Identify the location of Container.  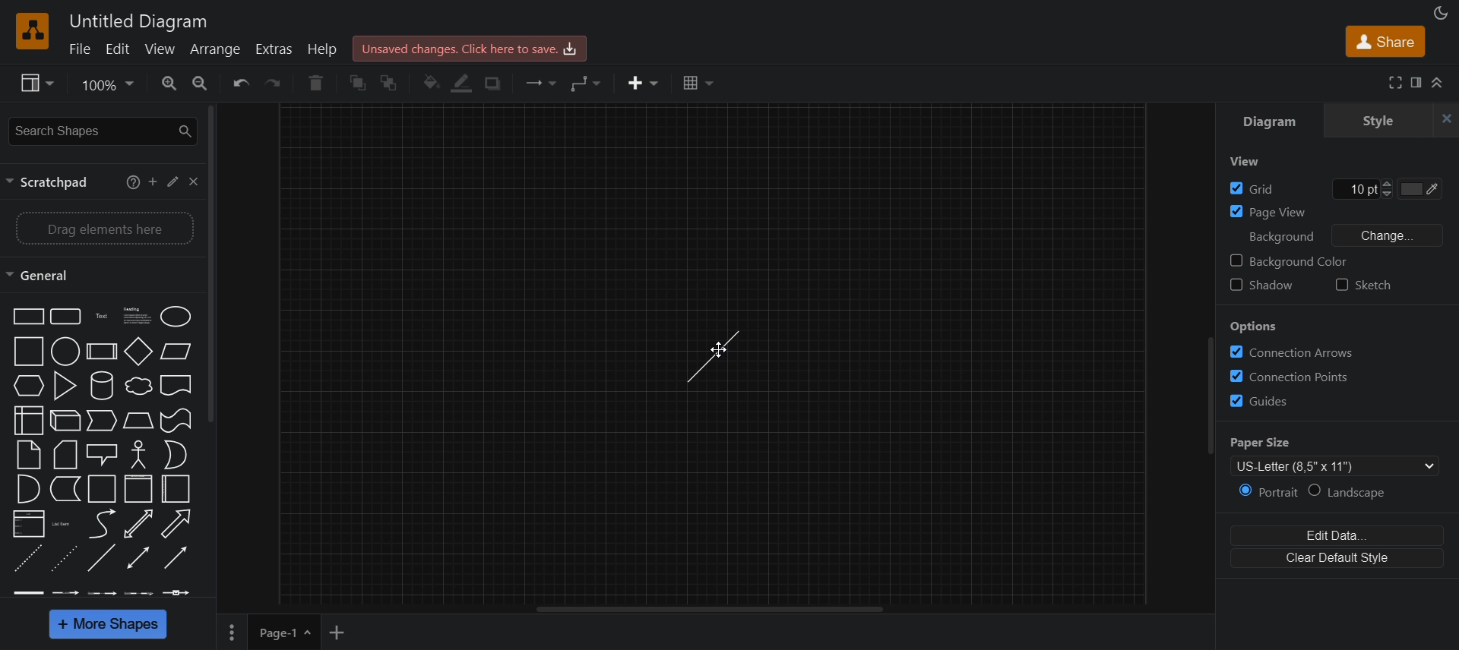
(99, 488).